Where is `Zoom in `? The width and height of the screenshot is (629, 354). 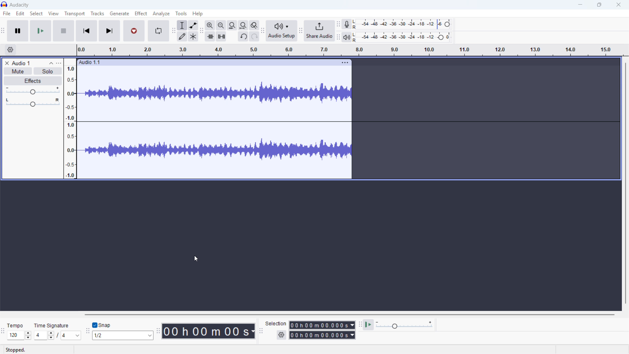
Zoom in  is located at coordinates (210, 25).